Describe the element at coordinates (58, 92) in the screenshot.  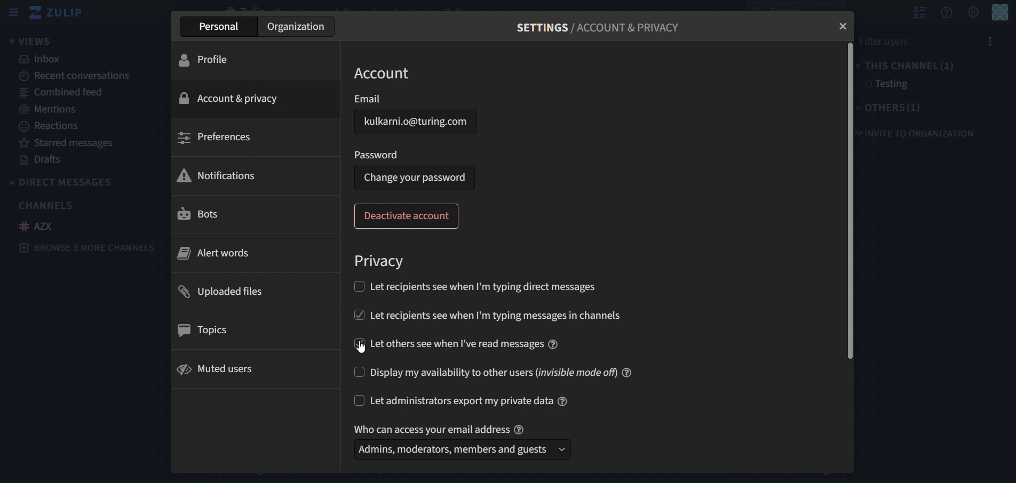
I see `combined feed` at that location.